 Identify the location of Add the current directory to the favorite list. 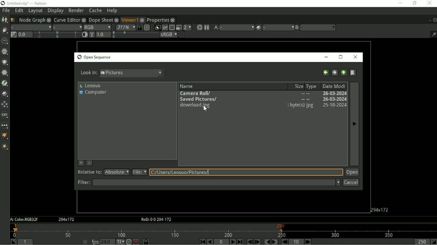
(81, 163).